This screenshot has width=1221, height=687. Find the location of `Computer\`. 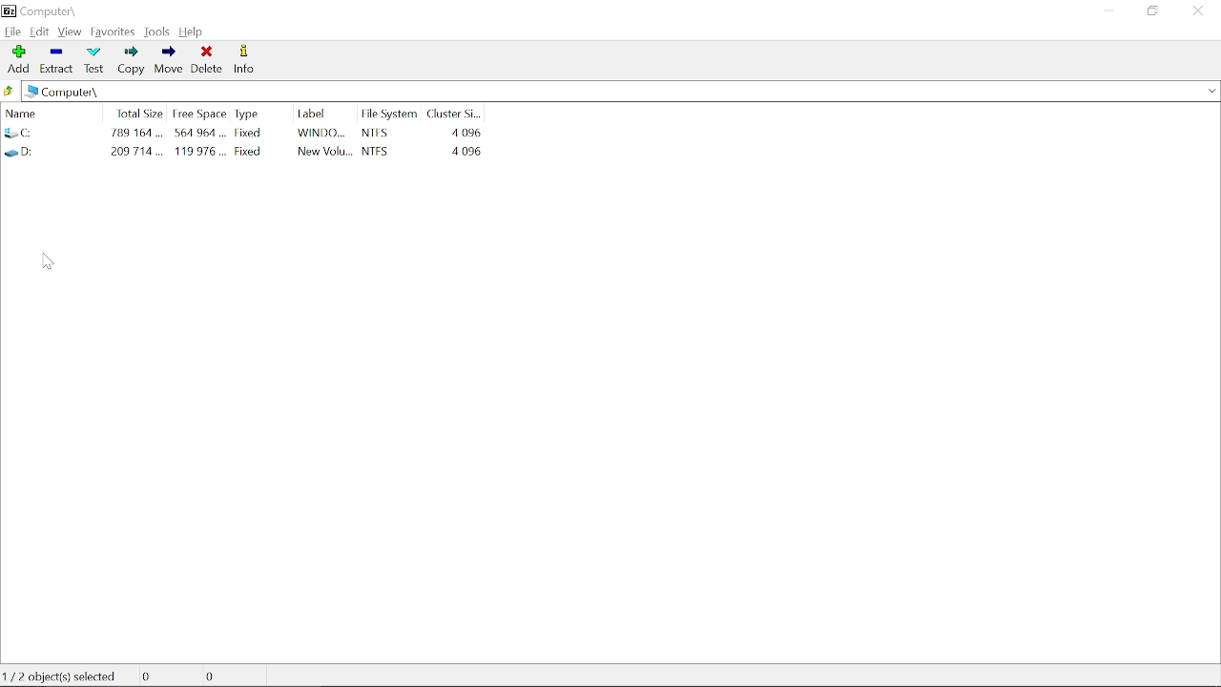

Computer\ is located at coordinates (51, 10).